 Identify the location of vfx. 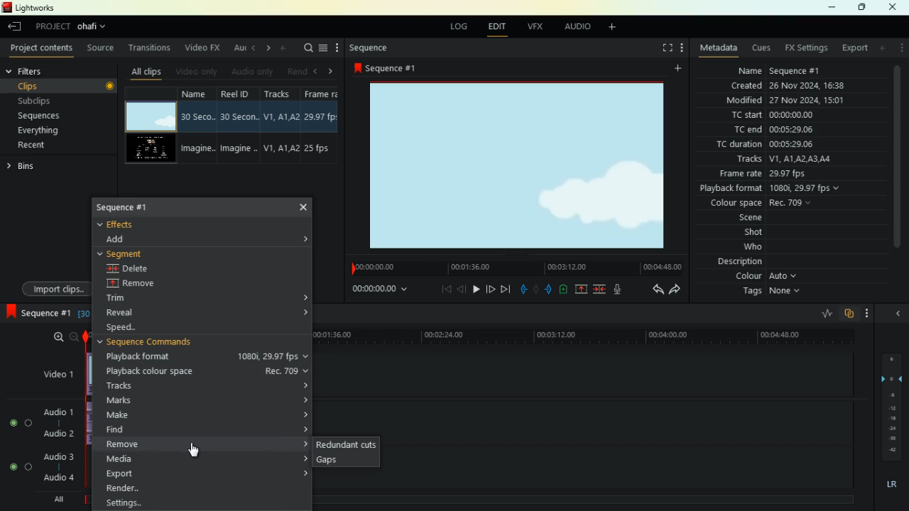
(533, 26).